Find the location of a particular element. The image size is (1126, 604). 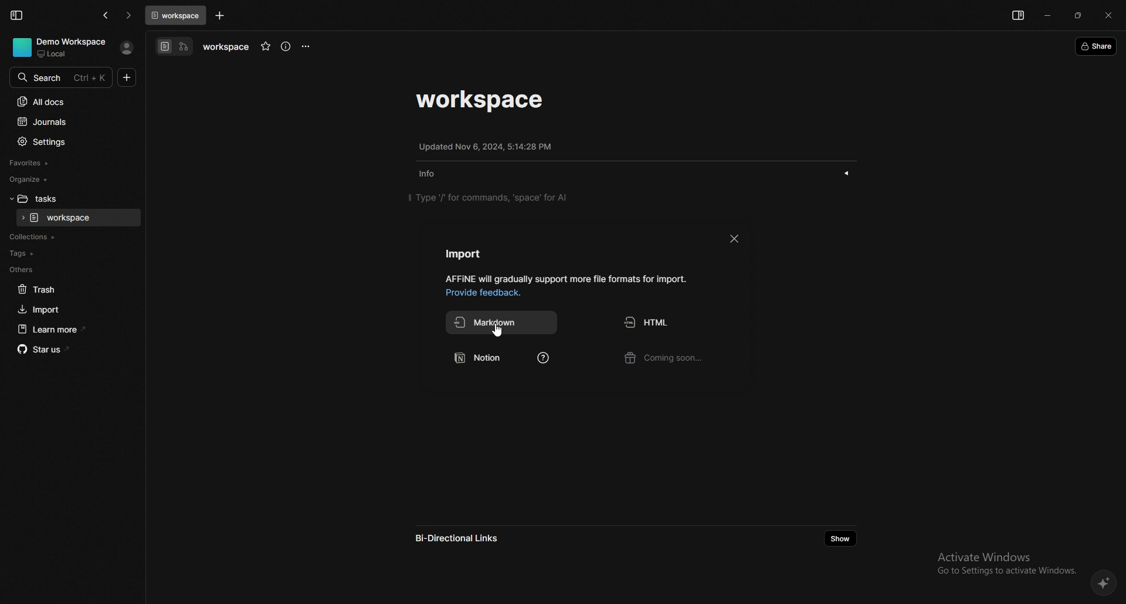

add task is located at coordinates (219, 16).